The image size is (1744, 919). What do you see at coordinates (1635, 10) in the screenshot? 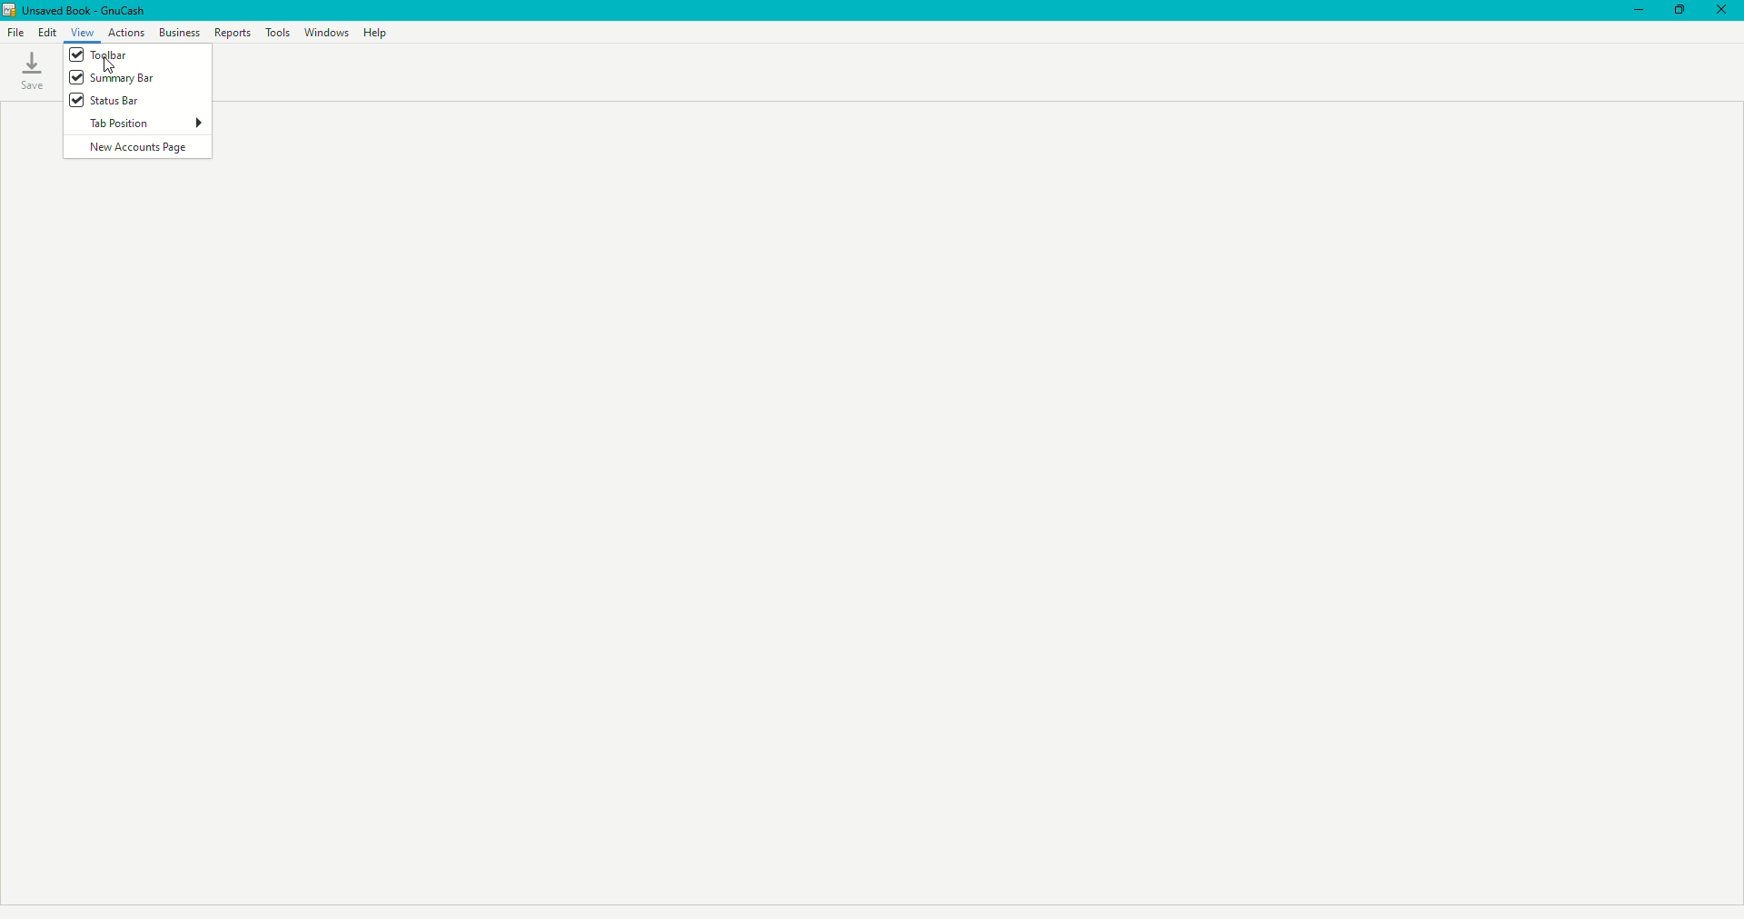
I see `Minimize` at bounding box center [1635, 10].